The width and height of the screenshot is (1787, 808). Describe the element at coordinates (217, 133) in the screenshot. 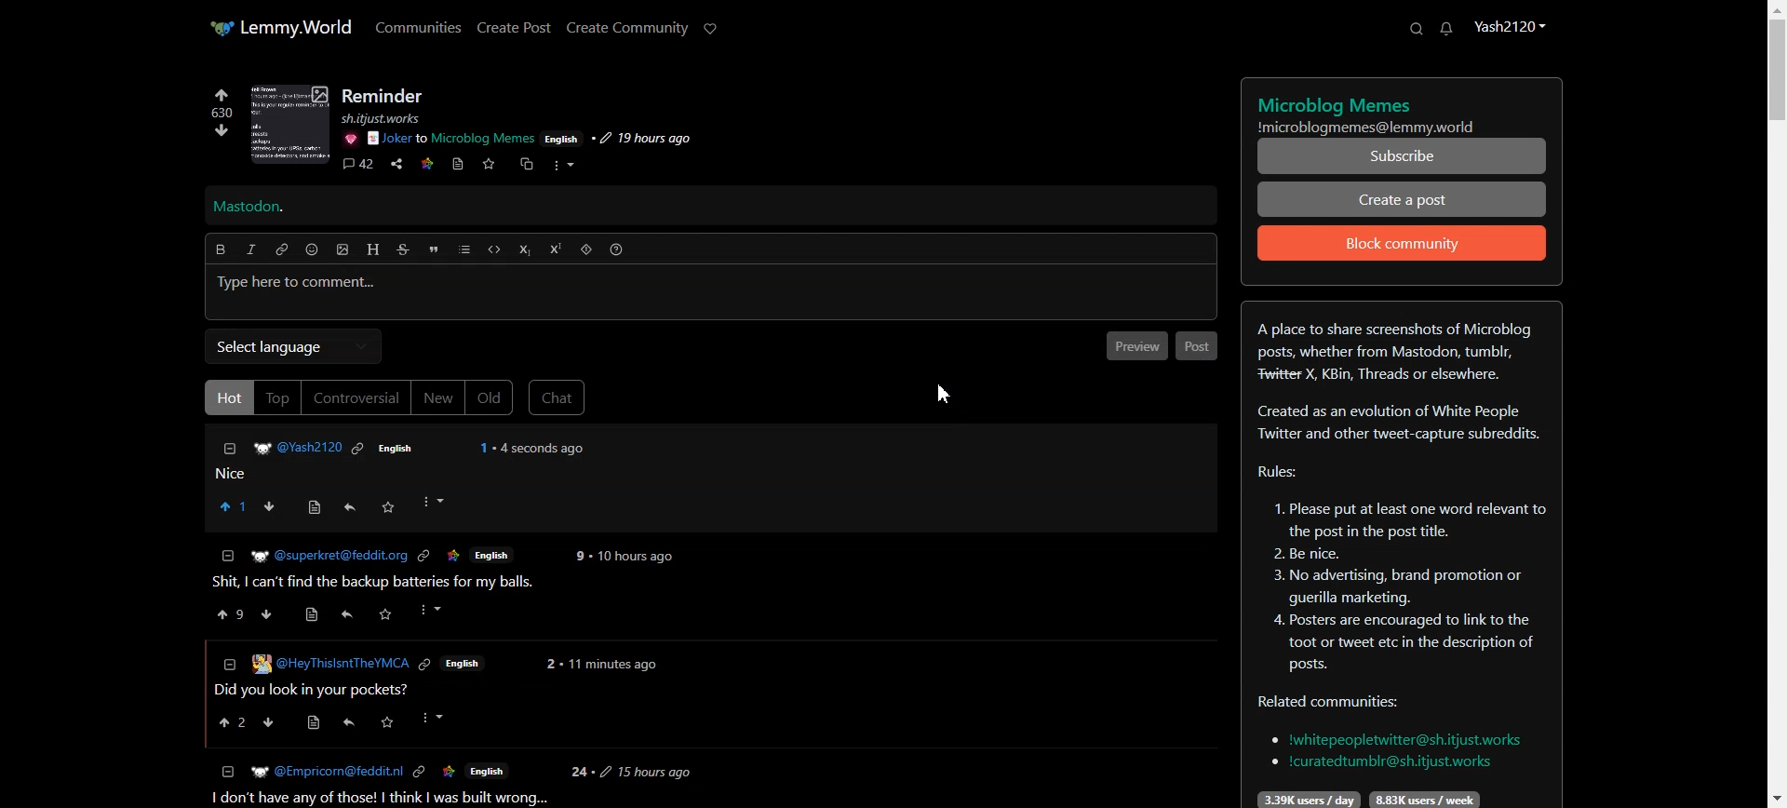

I see `Down vote` at that location.